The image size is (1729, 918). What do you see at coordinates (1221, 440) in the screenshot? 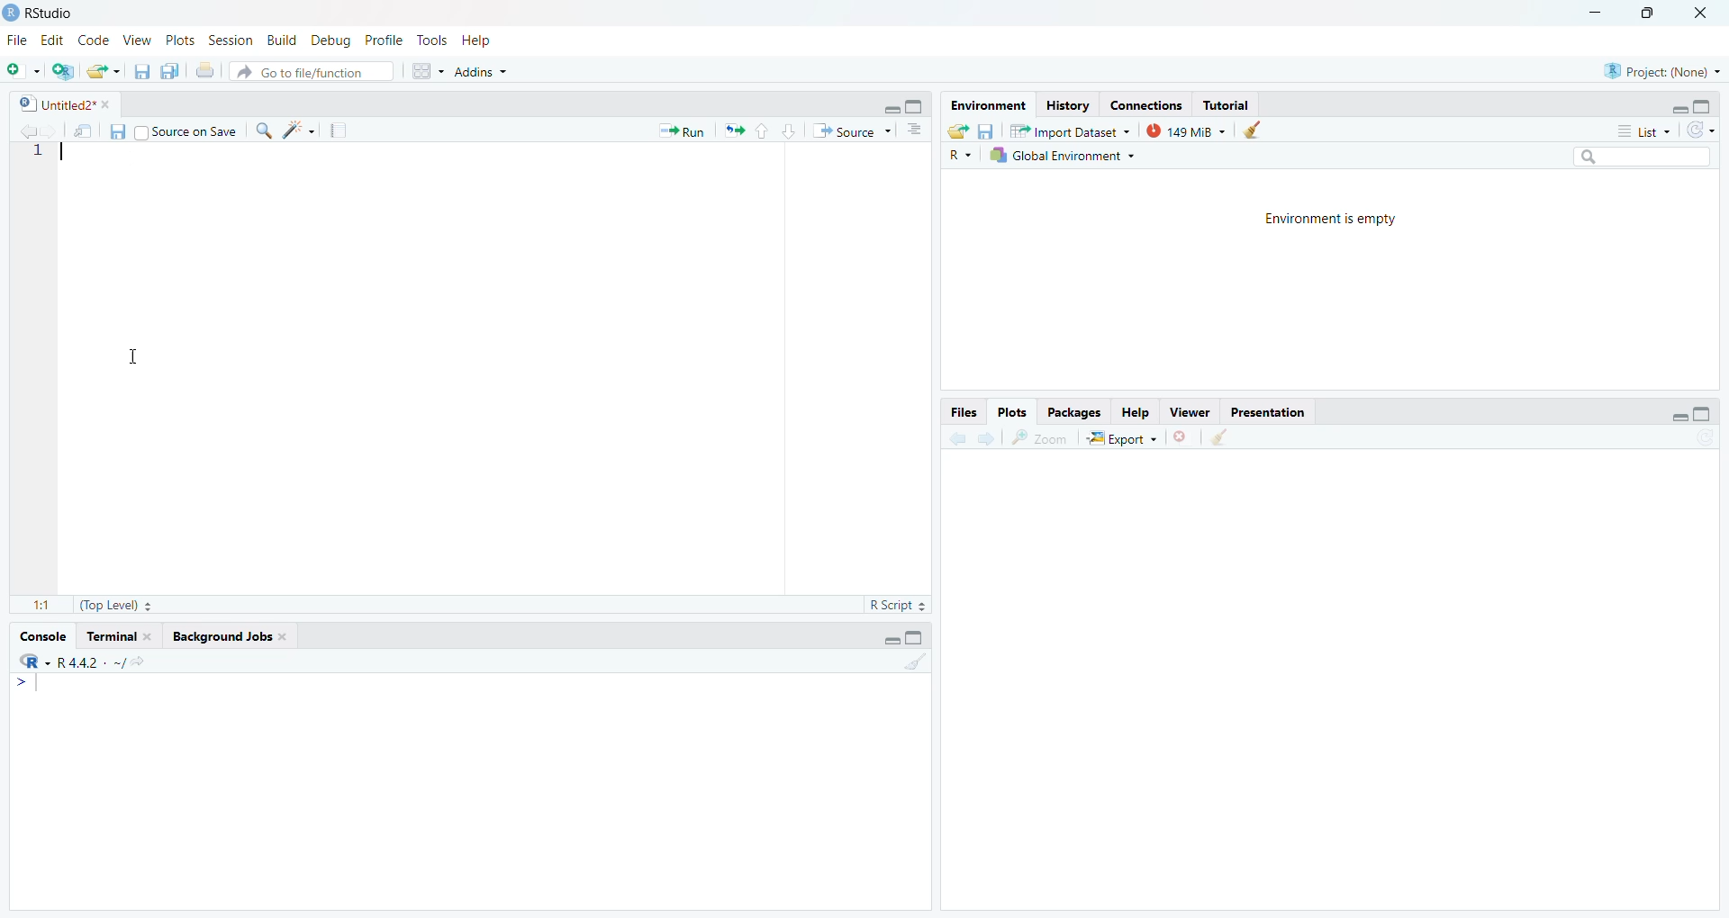
I see `Clear console (Ctrl +L)` at bounding box center [1221, 440].